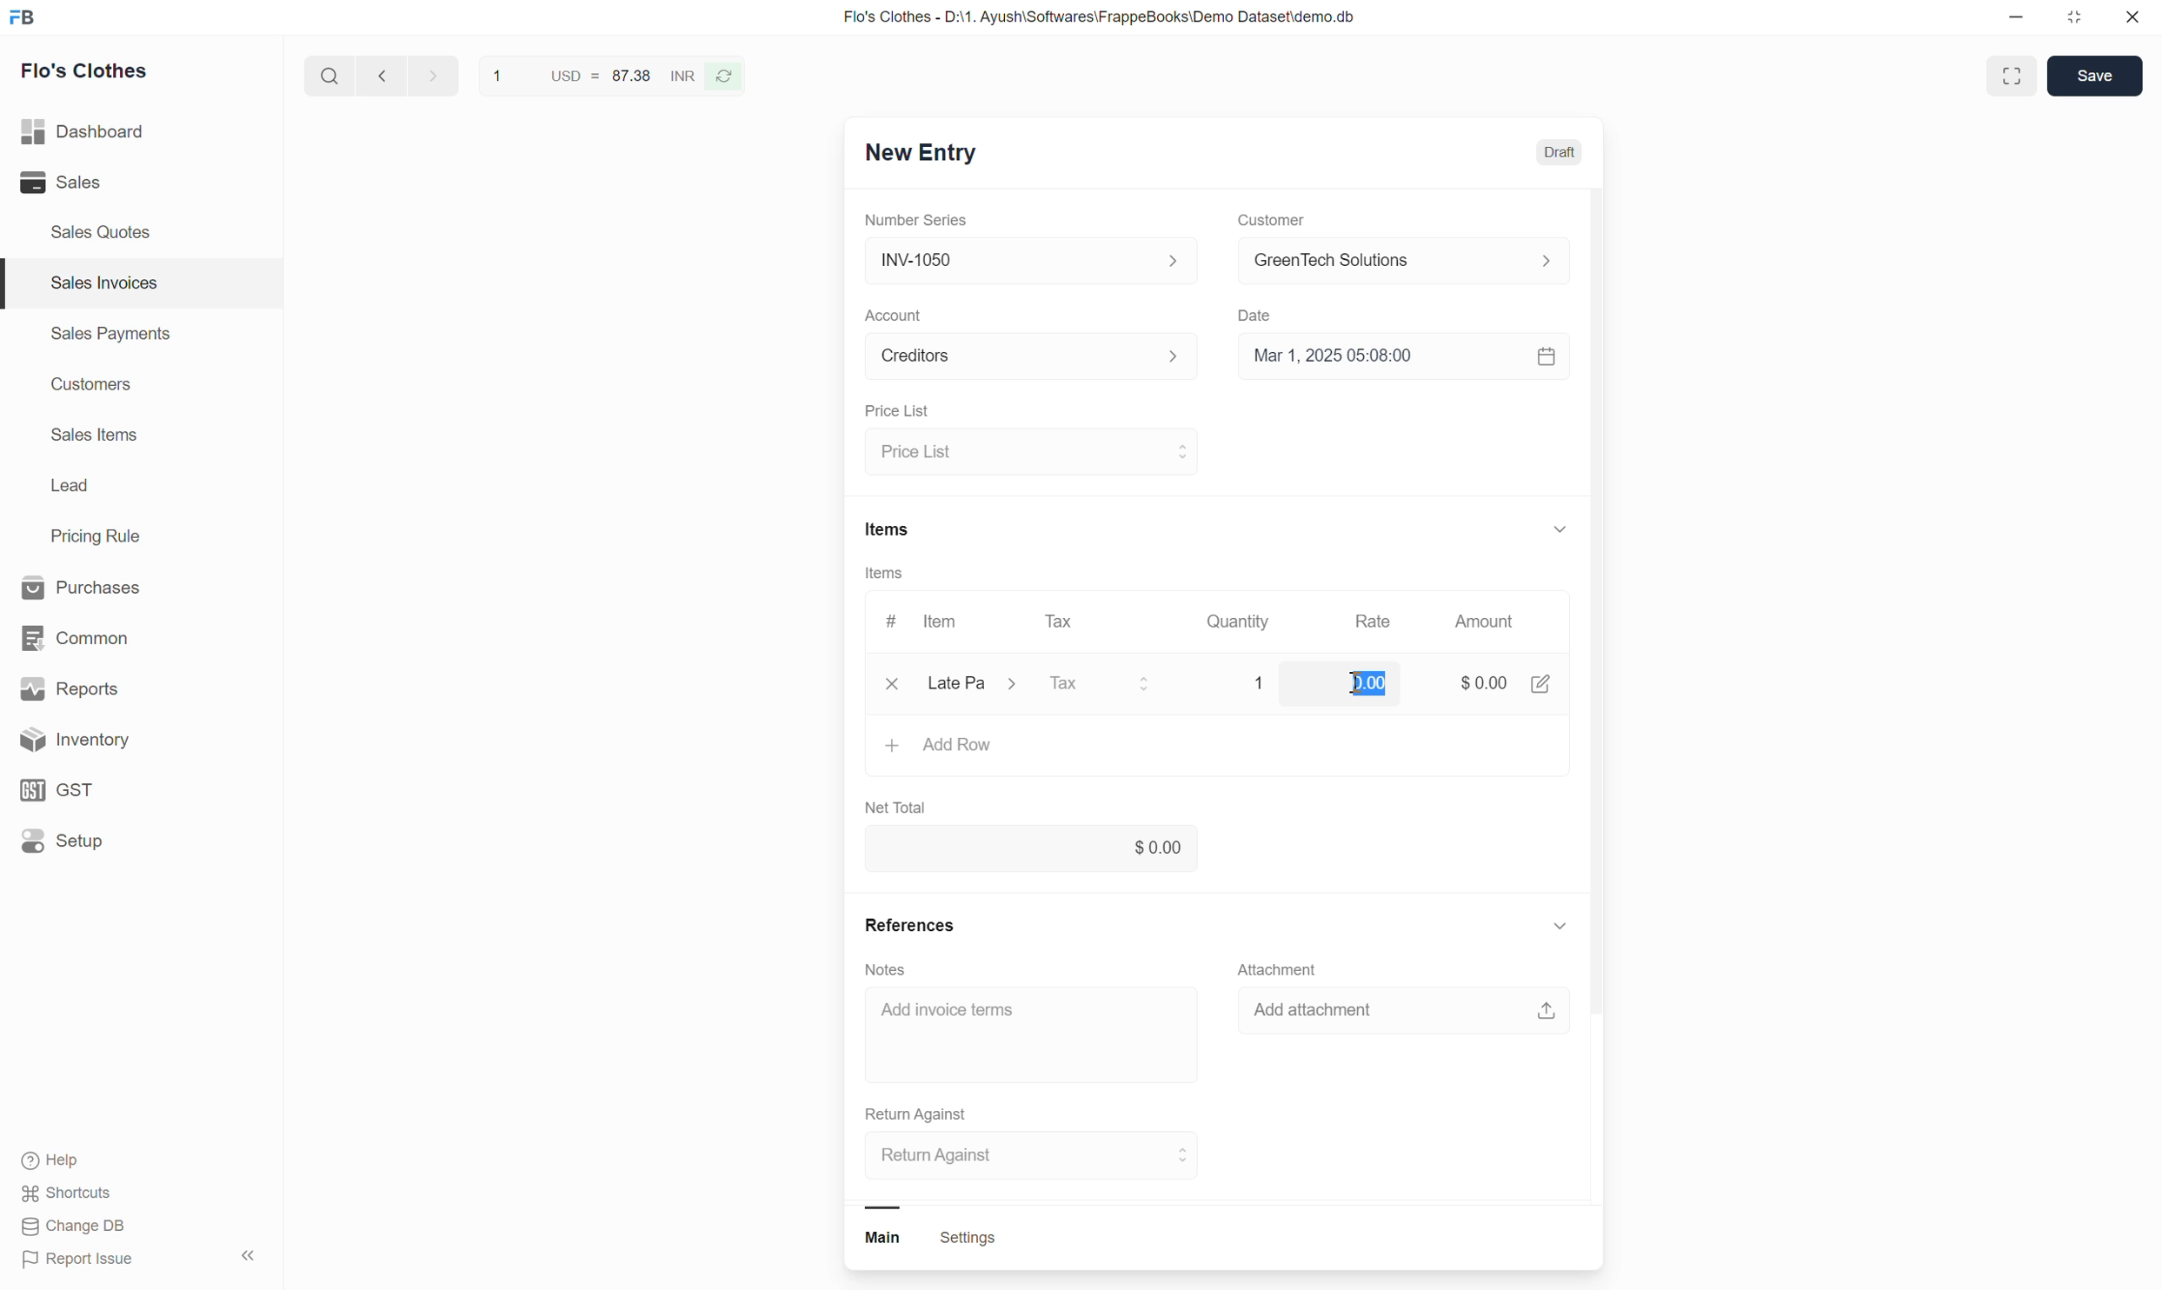  What do you see at coordinates (96, 436) in the screenshot?
I see `Sales Items` at bounding box center [96, 436].